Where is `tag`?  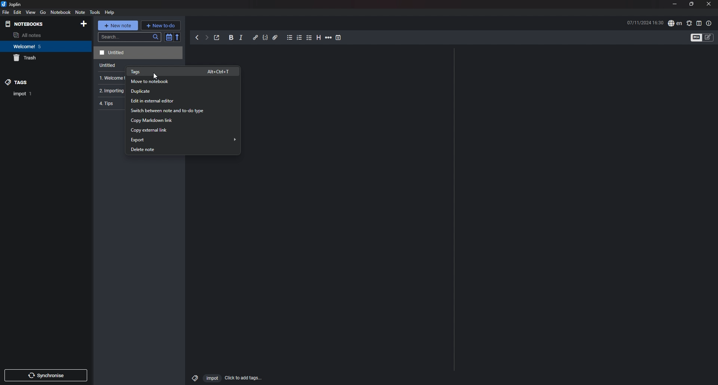
tag is located at coordinates (193, 377).